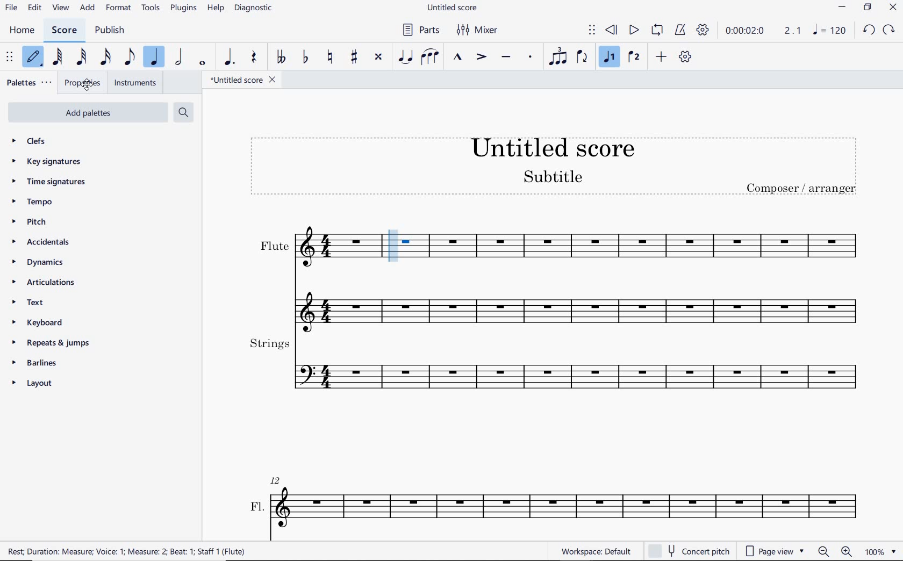 This screenshot has width=903, height=561. I want to click on ADD, so click(87, 8).